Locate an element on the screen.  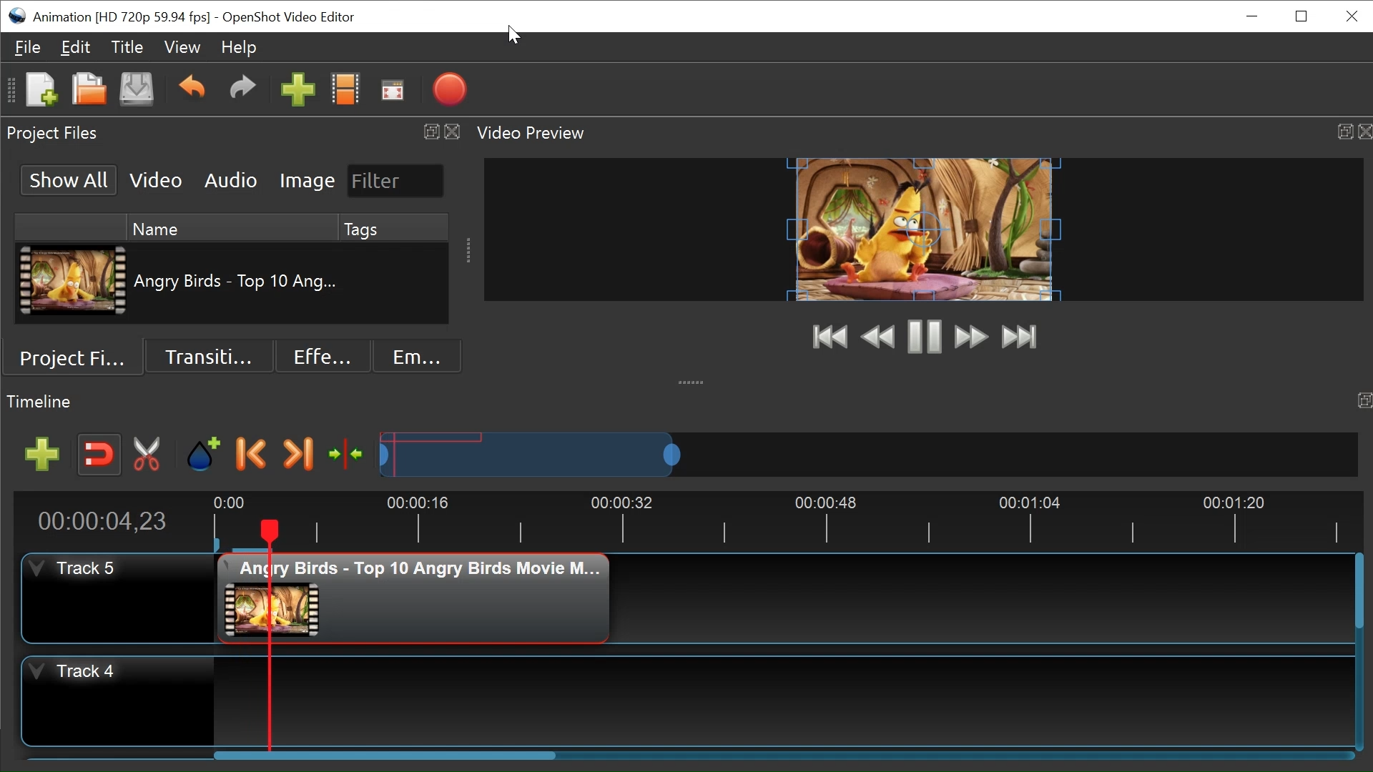
Next Marker is located at coordinates (300, 455).